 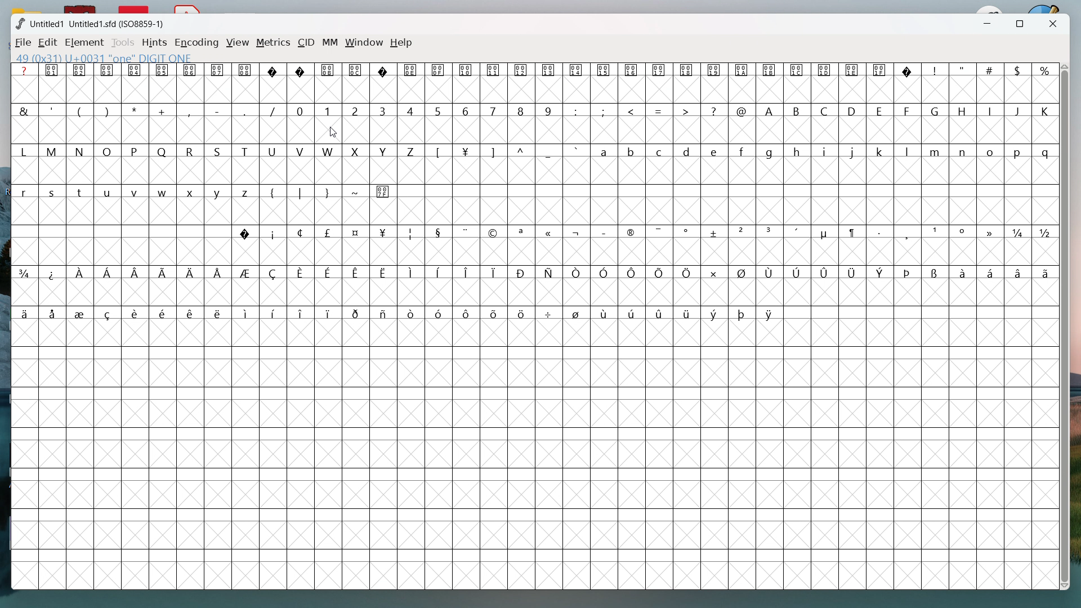 What do you see at coordinates (80, 111) in the screenshot?
I see `(` at bounding box center [80, 111].